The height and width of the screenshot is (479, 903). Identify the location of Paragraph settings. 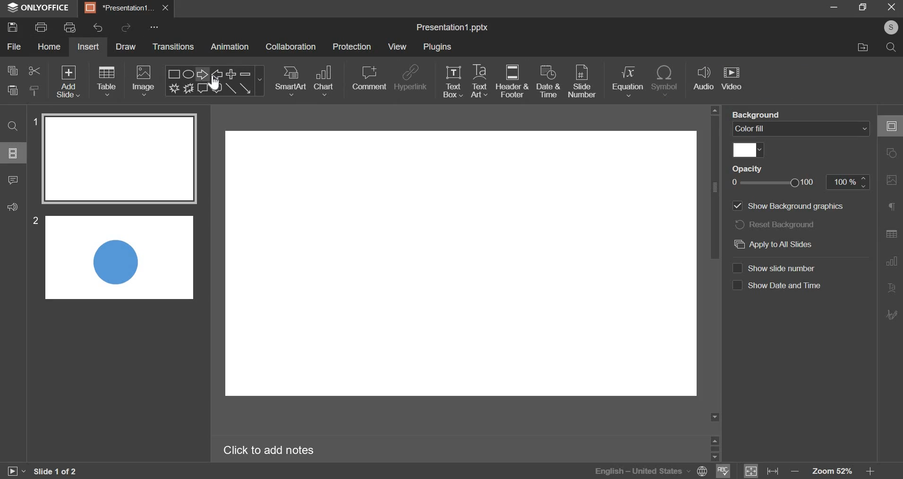
(891, 206).